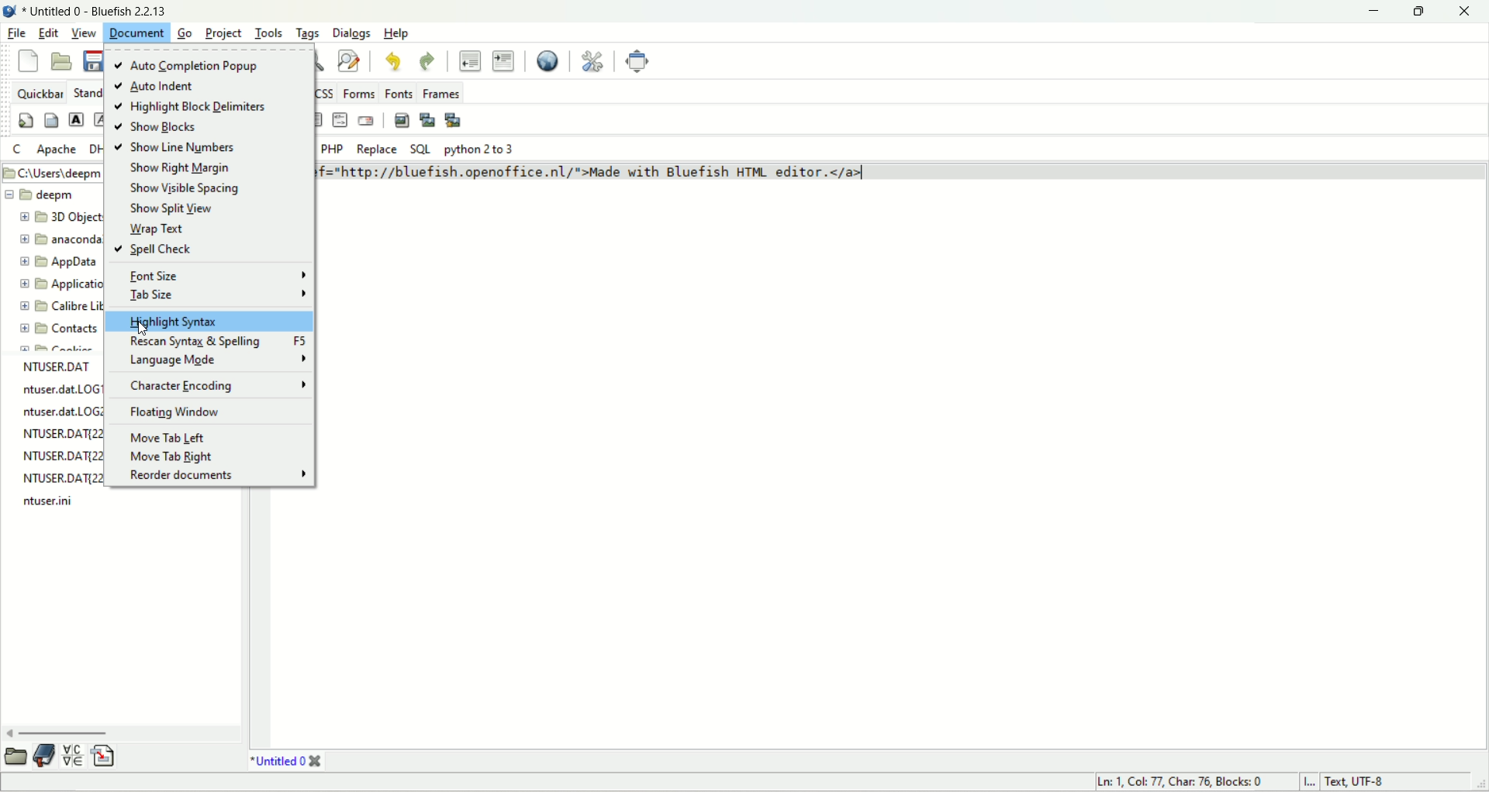  I want to click on frames, so click(440, 93).